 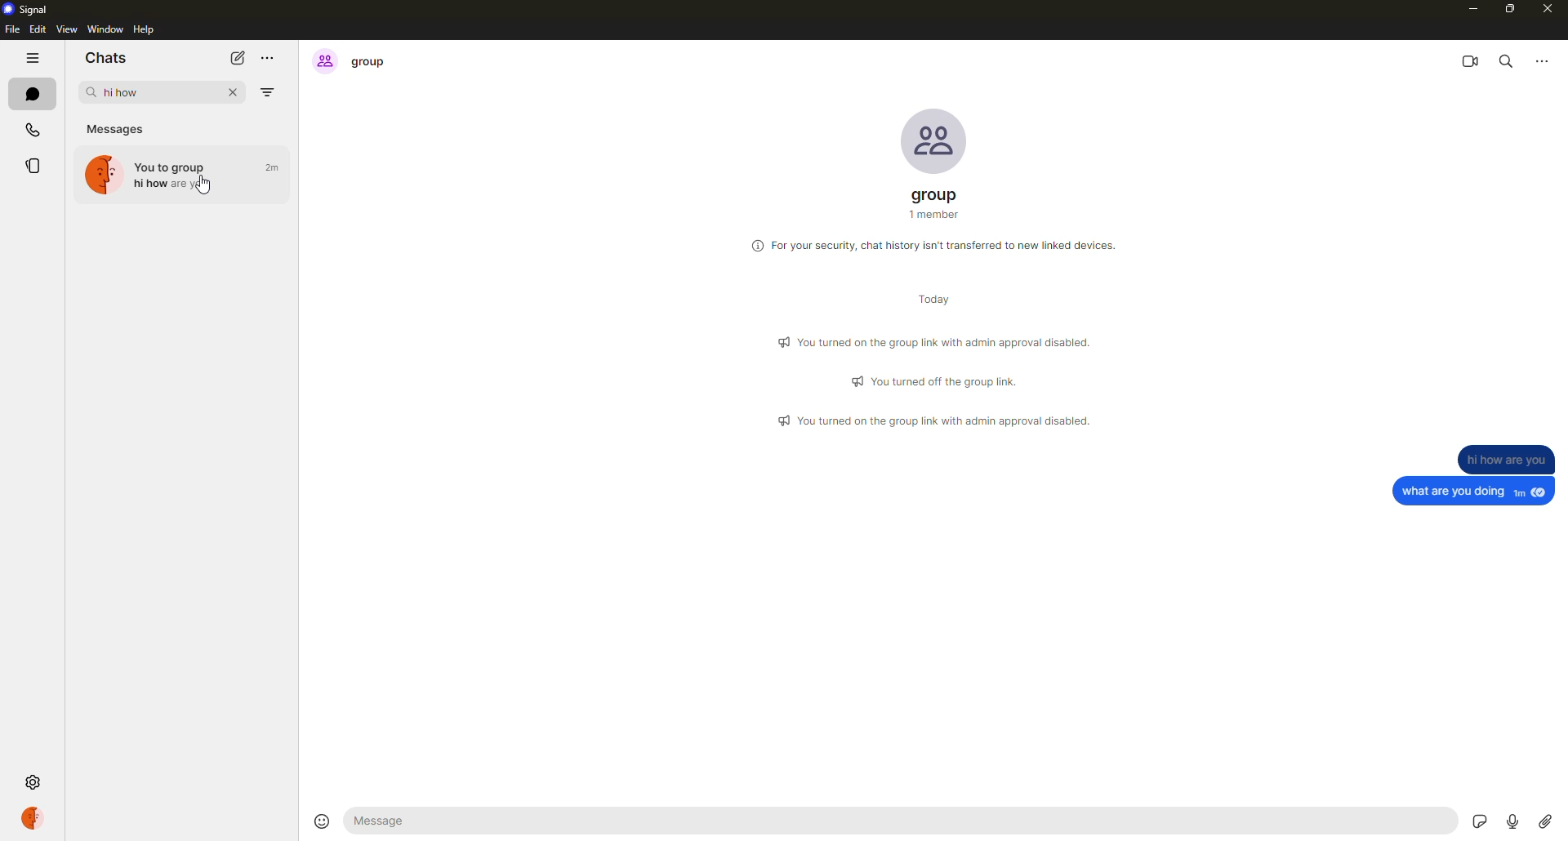 I want to click on hi how , so click(x=189, y=174).